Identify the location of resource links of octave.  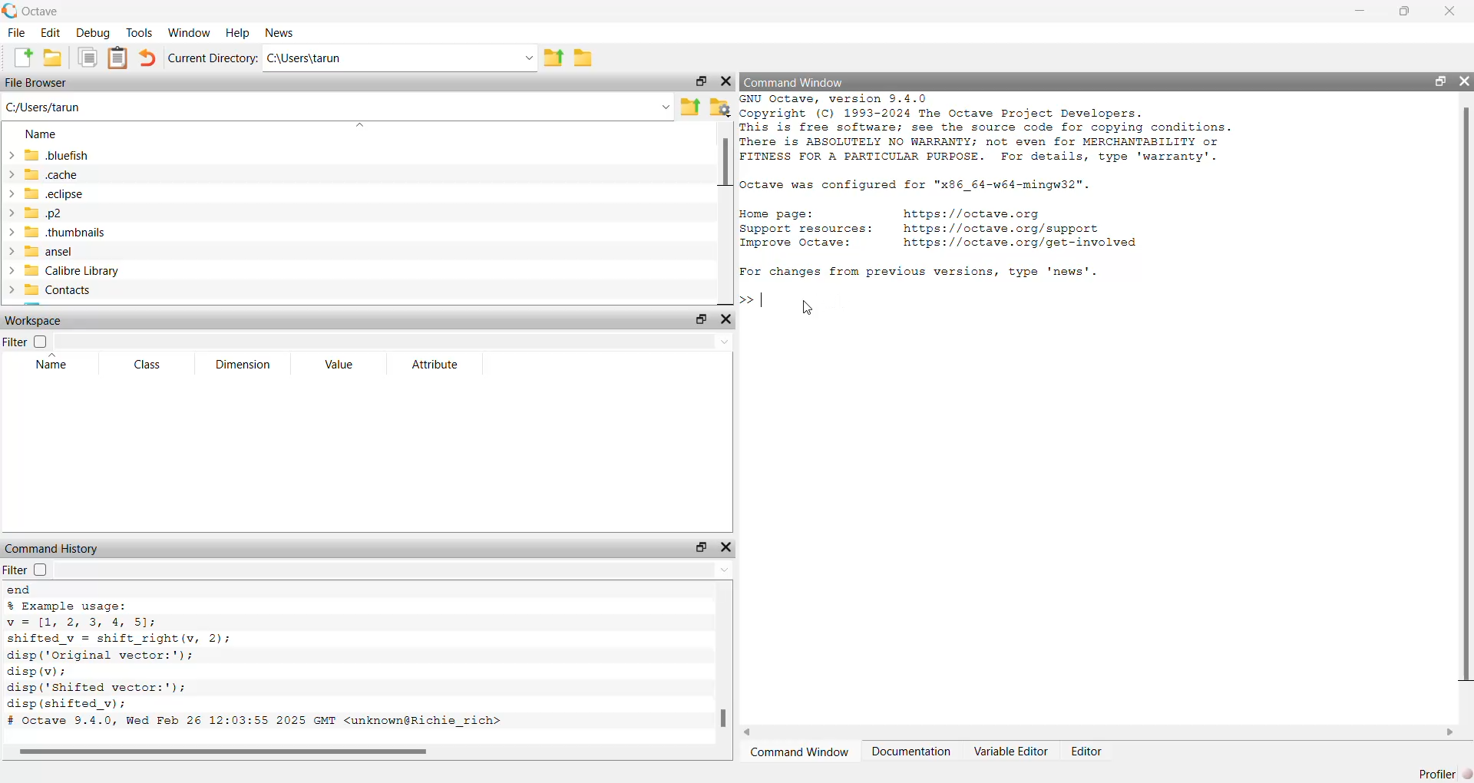
(957, 231).